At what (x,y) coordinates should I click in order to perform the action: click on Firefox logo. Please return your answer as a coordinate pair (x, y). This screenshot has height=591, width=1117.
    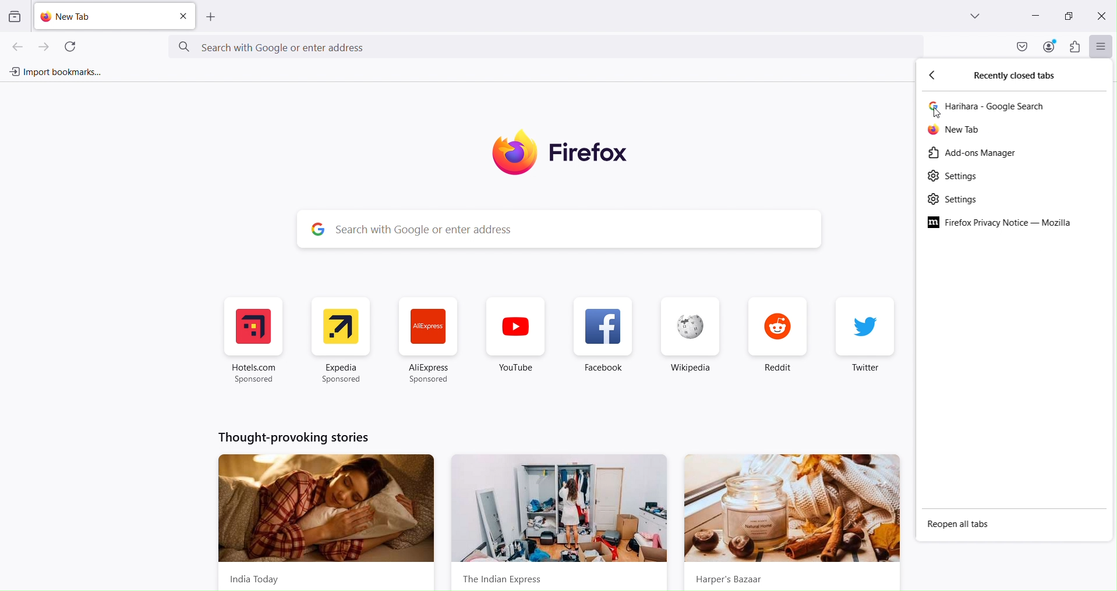
    Looking at the image, I should click on (568, 152).